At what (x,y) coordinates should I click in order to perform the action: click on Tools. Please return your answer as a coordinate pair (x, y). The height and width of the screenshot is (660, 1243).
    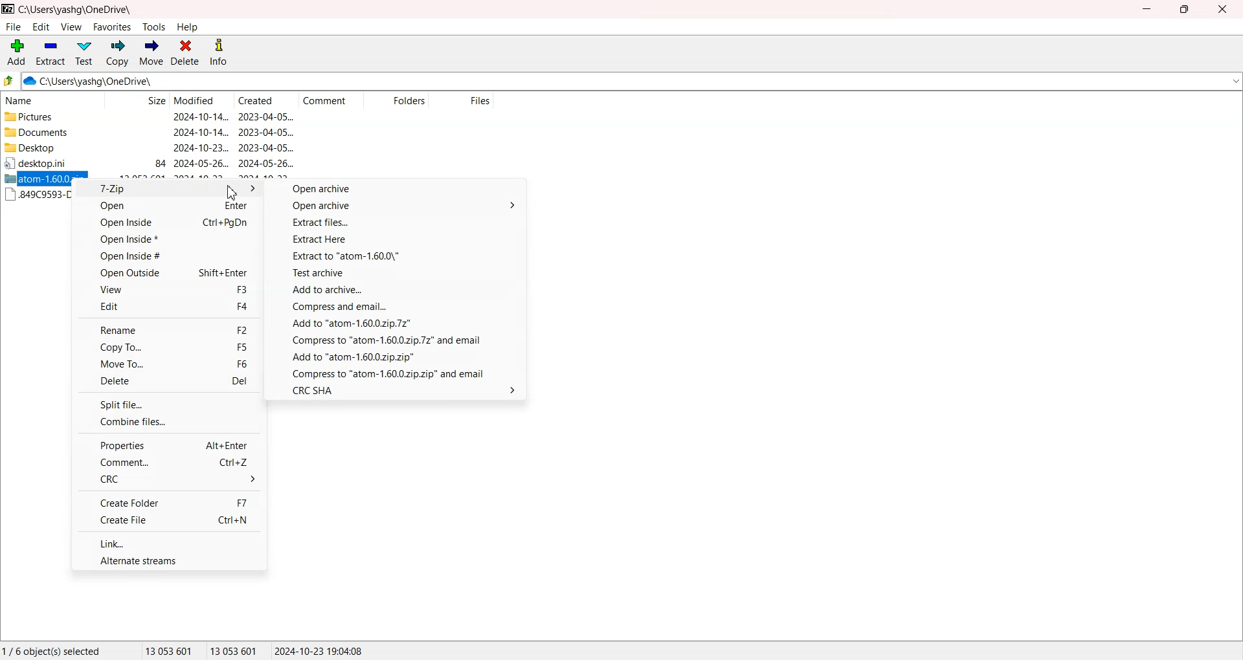
    Looking at the image, I should click on (155, 27).